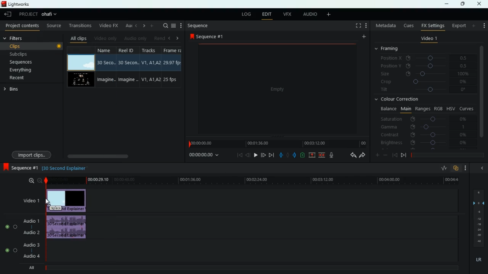 This screenshot has height=274, width=488. What do you see at coordinates (286, 14) in the screenshot?
I see `vfx` at bounding box center [286, 14].